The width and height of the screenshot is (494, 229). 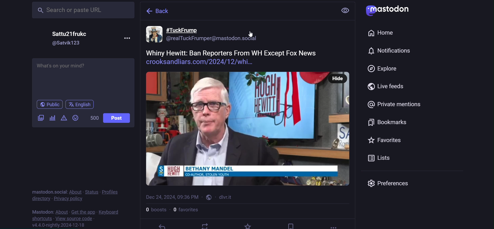 What do you see at coordinates (112, 191) in the screenshot?
I see `profile` at bounding box center [112, 191].